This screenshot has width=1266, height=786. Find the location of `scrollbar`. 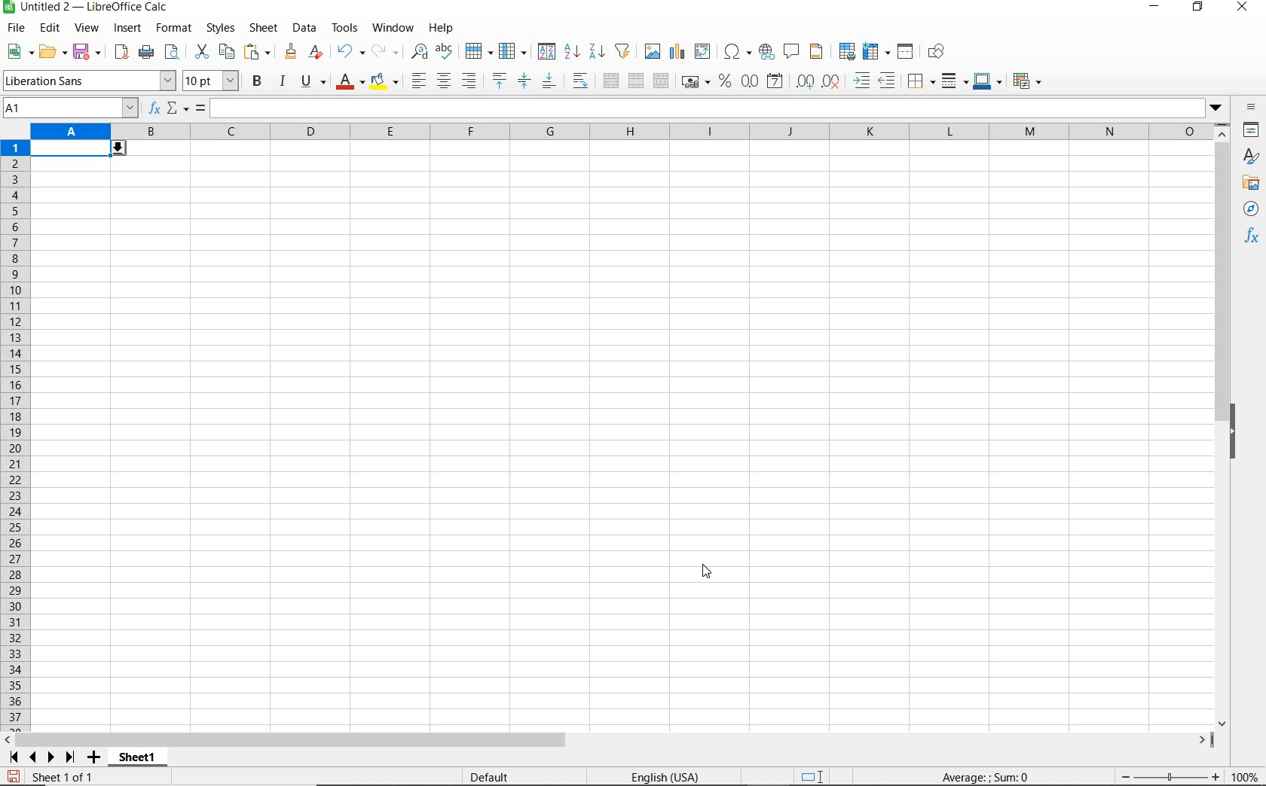

scrollbar is located at coordinates (1224, 425).